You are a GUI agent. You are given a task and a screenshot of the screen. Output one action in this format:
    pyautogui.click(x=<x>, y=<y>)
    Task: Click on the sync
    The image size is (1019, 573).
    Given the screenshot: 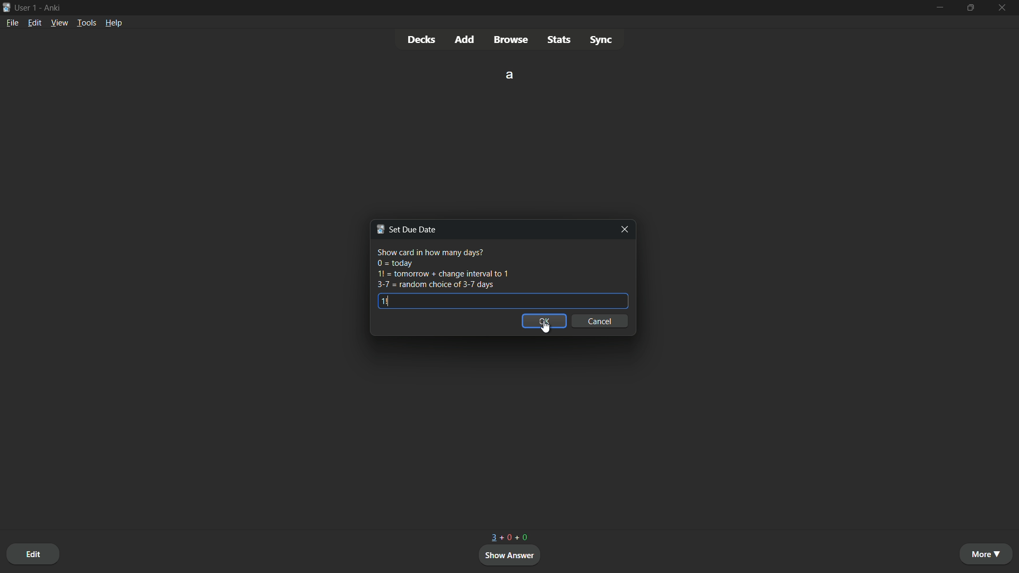 What is the action you would take?
    pyautogui.click(x=601, y=39)
    